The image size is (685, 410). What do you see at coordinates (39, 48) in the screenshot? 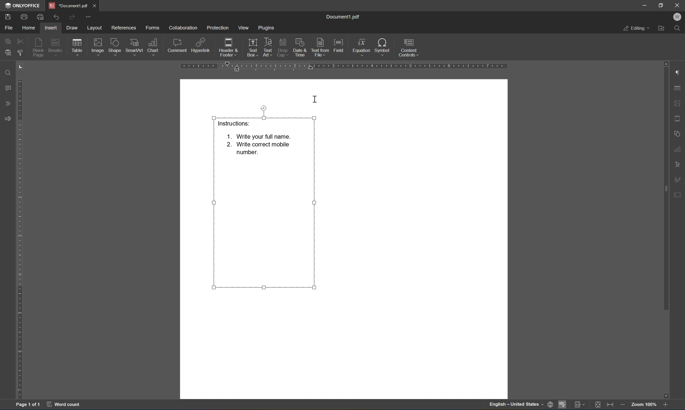
I see `blank page` at bounding box center [39, 48].